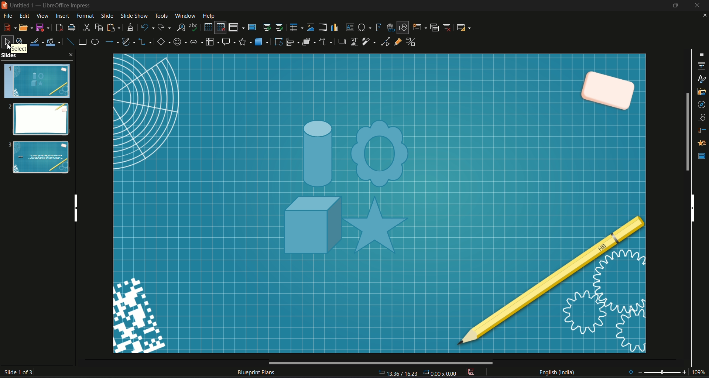 This screenshot has width=709, height=378. I want to click on Minimize/Maximize, so click(675, 5).